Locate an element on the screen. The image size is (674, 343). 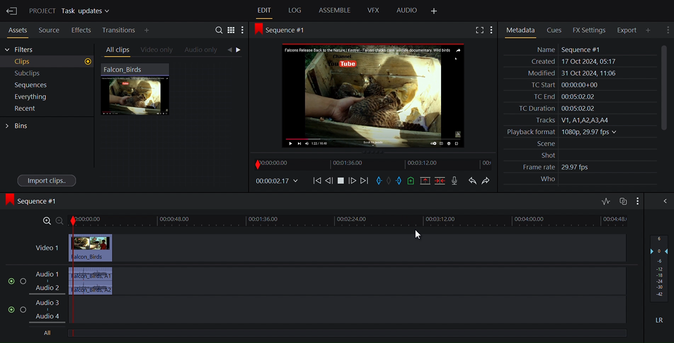
Clear marks is located at coordinates (389, 181).